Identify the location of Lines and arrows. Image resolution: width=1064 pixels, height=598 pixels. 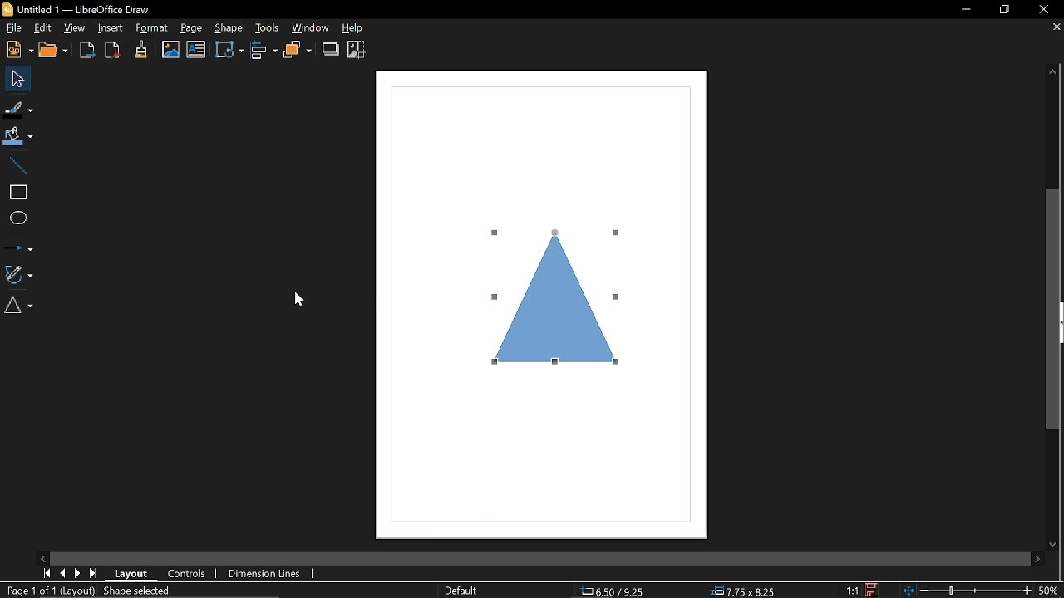
(18, 245).